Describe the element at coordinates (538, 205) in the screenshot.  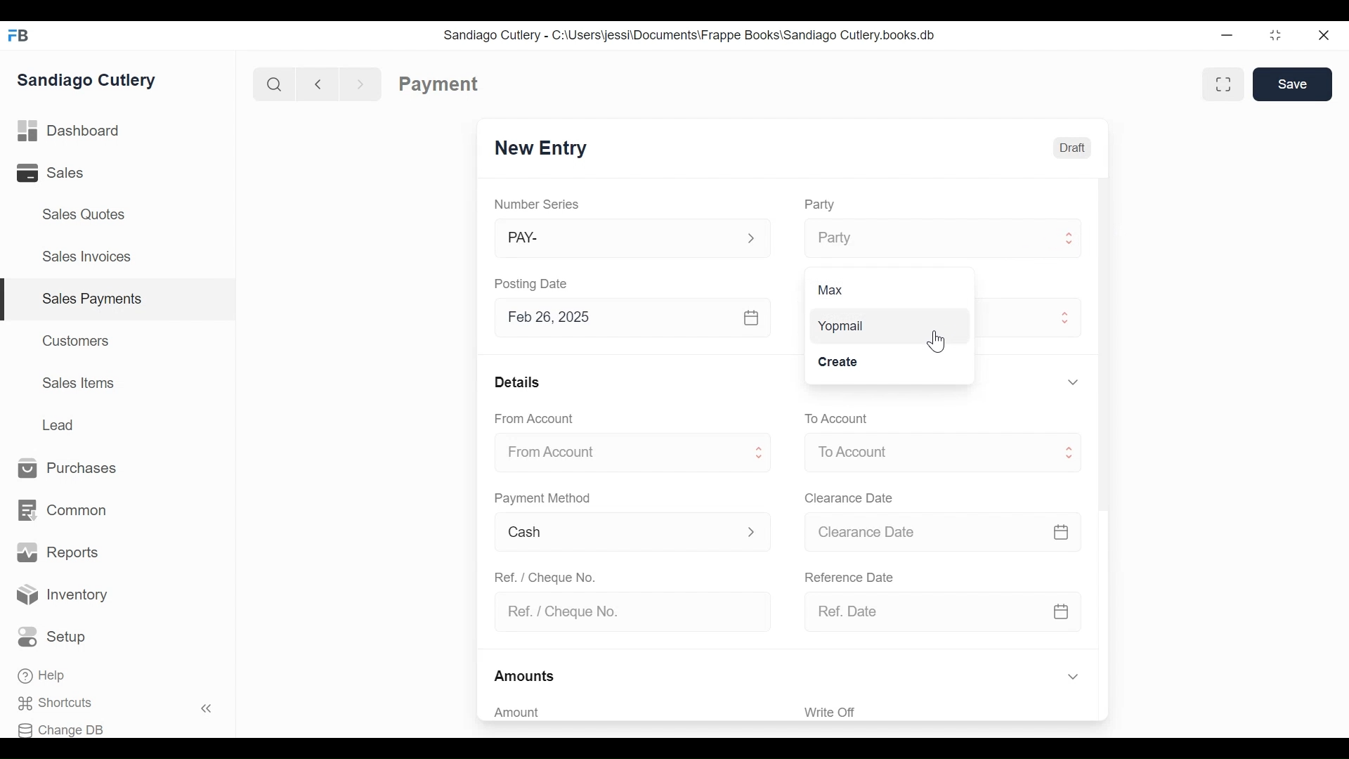
I see `Number Series` at that location.